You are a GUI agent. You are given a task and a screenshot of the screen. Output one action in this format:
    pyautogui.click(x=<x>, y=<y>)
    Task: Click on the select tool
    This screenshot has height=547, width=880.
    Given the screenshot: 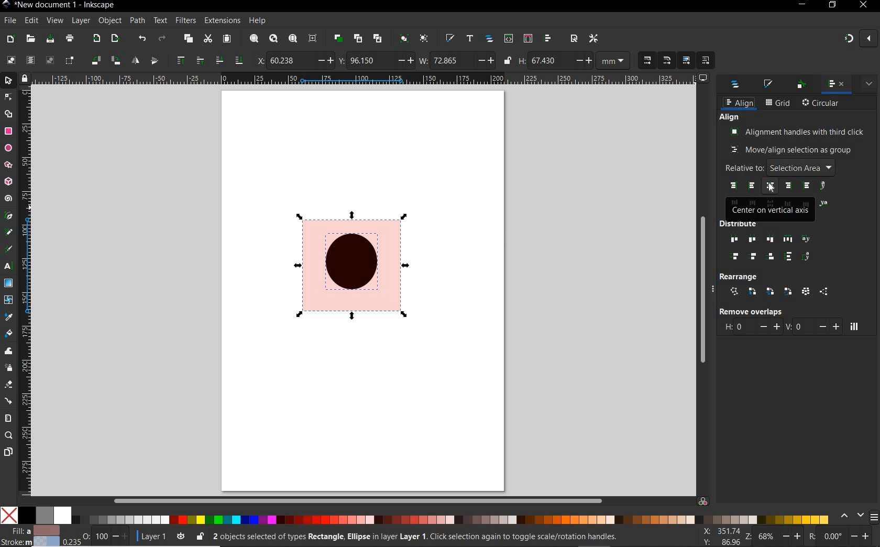 What is the action you would take?
    pyautogui.click(x=9, y=80)
    